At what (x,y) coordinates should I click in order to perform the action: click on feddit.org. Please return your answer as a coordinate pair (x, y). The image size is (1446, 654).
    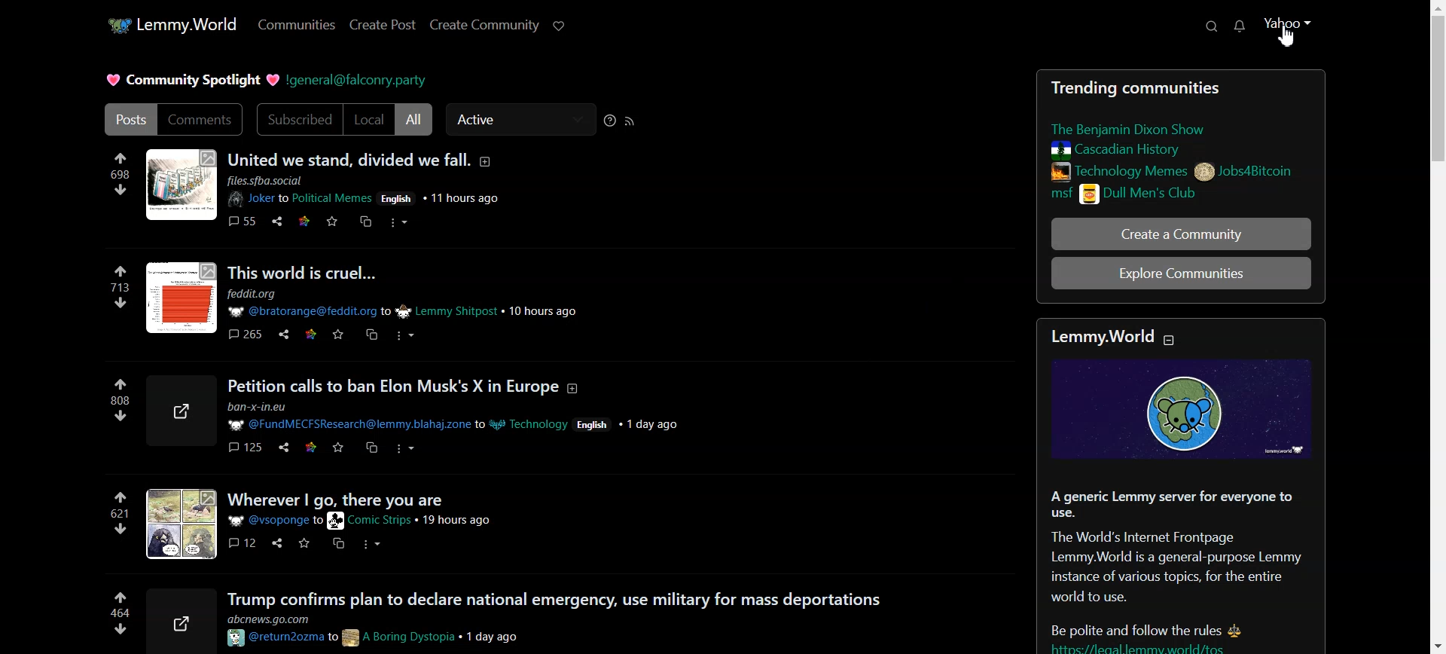
    Looking at the image, I should click on (256, 293).